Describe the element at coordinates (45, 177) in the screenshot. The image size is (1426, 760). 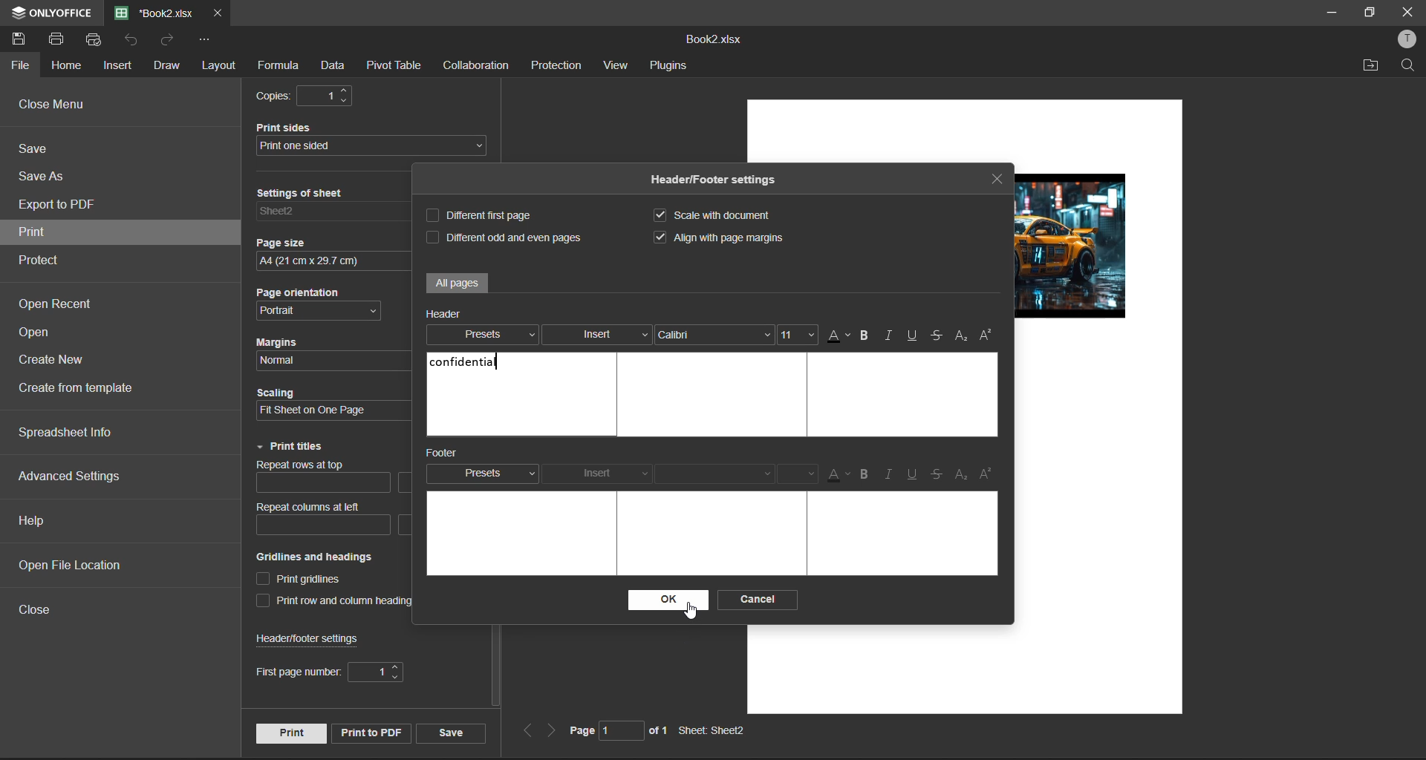
I see `save as` at that location.